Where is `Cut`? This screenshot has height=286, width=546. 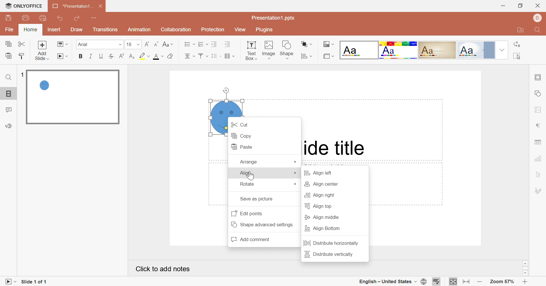 Cut is located at coordinates (23, 44).